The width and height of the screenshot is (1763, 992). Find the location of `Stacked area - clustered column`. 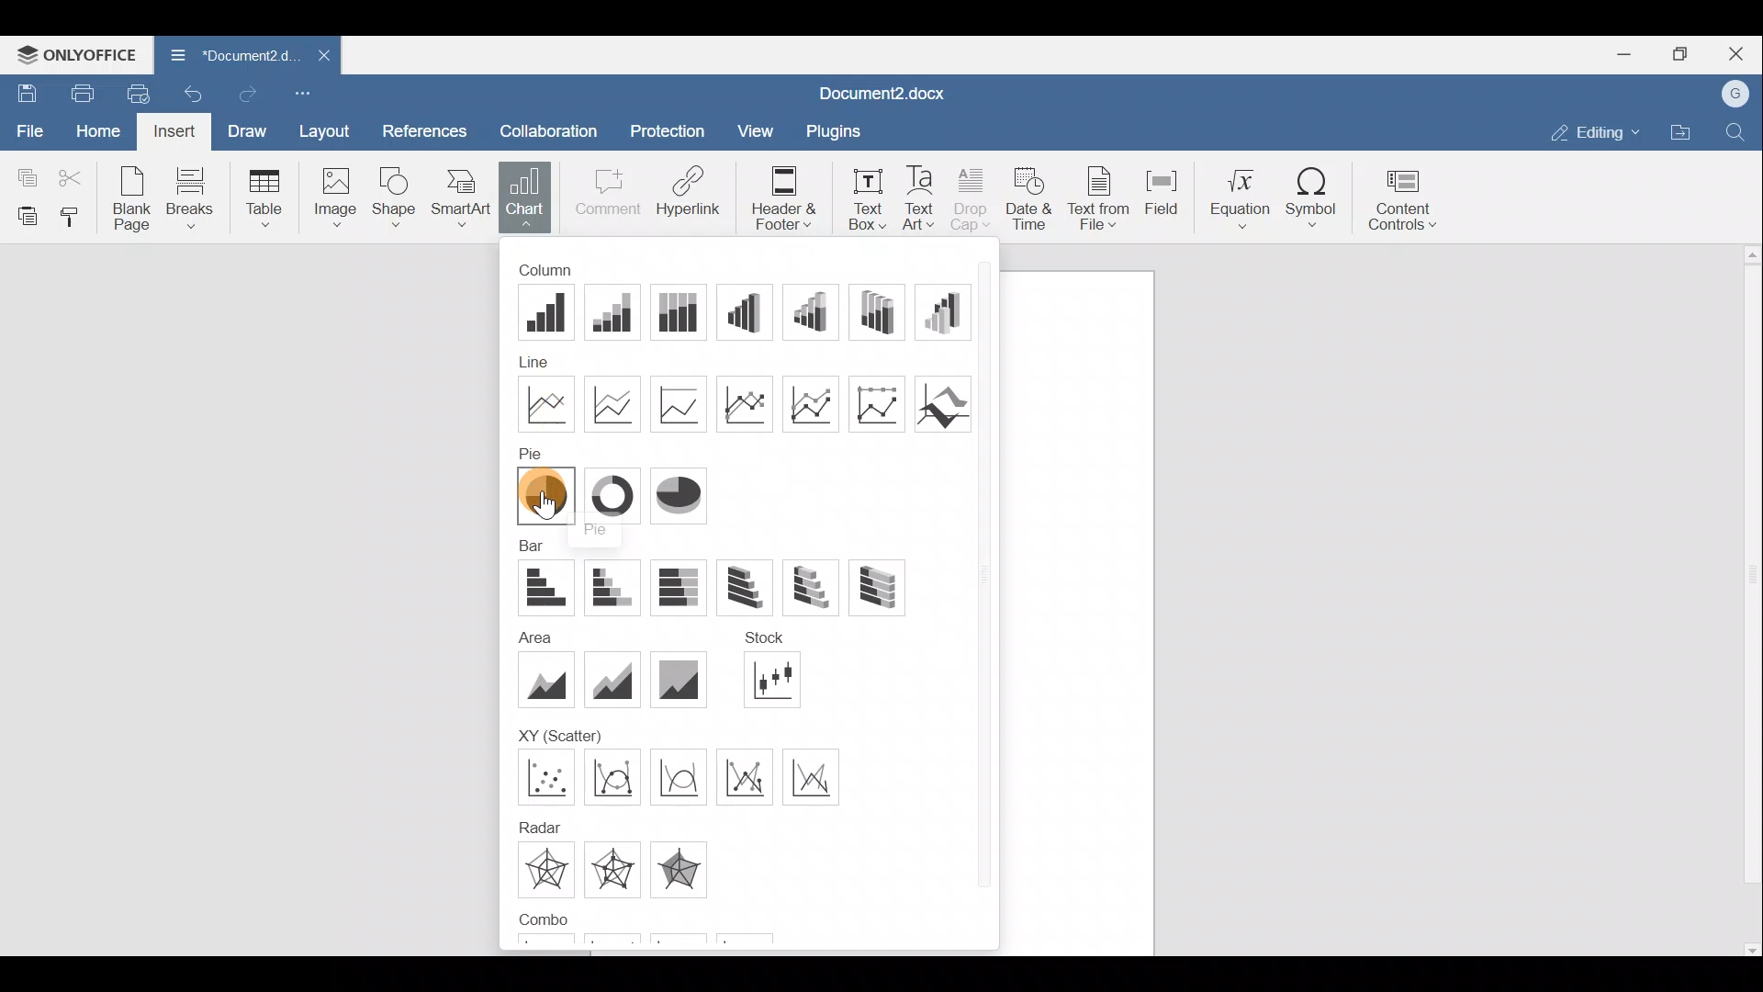

Stacked area - clustered column is located at coordinates (617, 945).